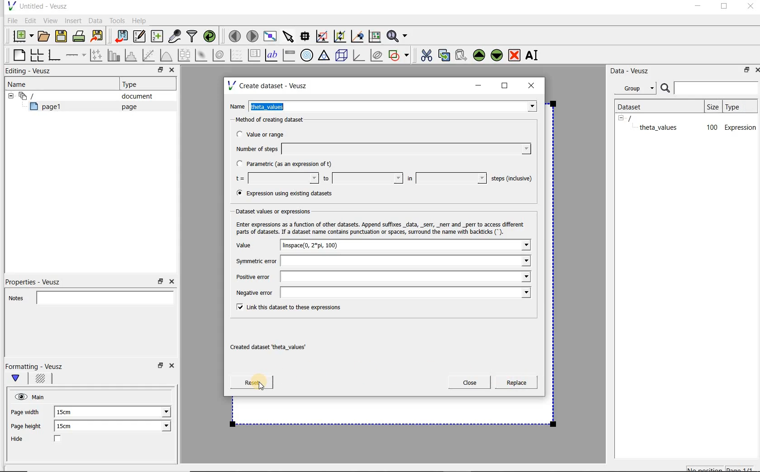 The image size is (760, 472). What do you see at coordinates (706, 468) in the screenshot?
I see `No position` at bounding box center [706, 468].